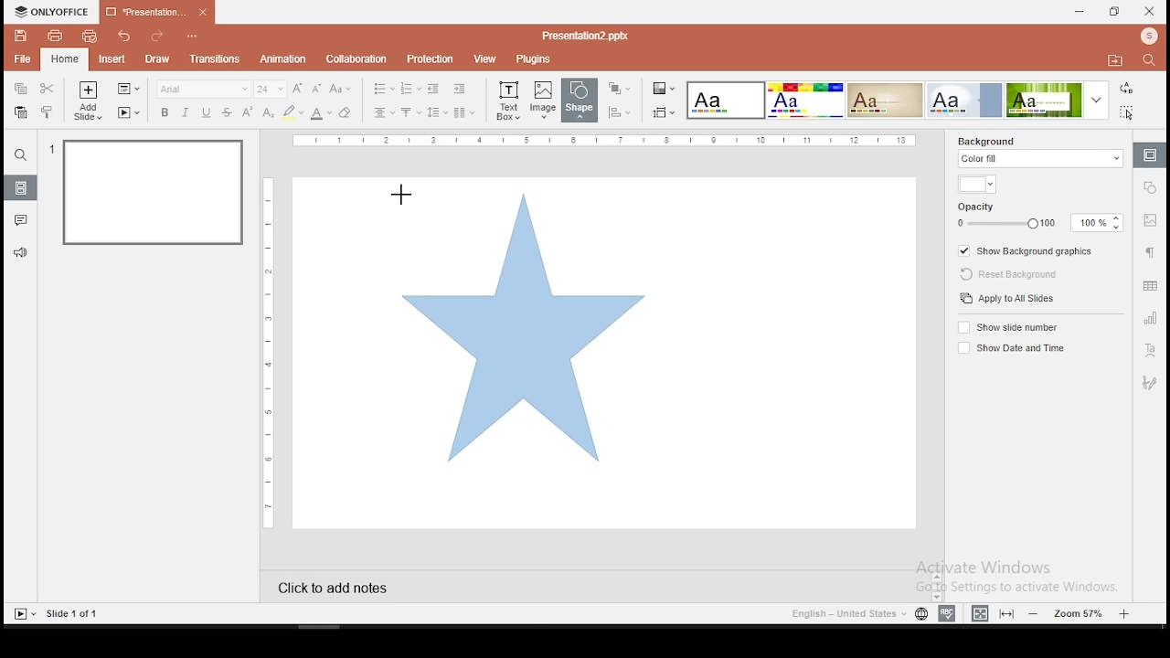  What do you see at coordinates (605, 141) in the screenshot?
I see `vertical scale` at bounding box center [605, 141].